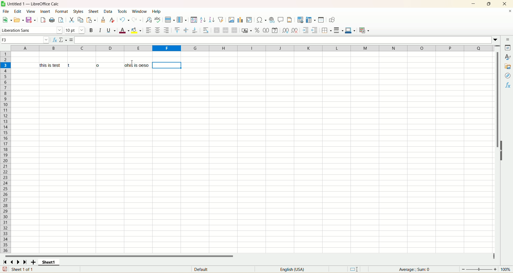  I want to click on close, so click(507, 12).